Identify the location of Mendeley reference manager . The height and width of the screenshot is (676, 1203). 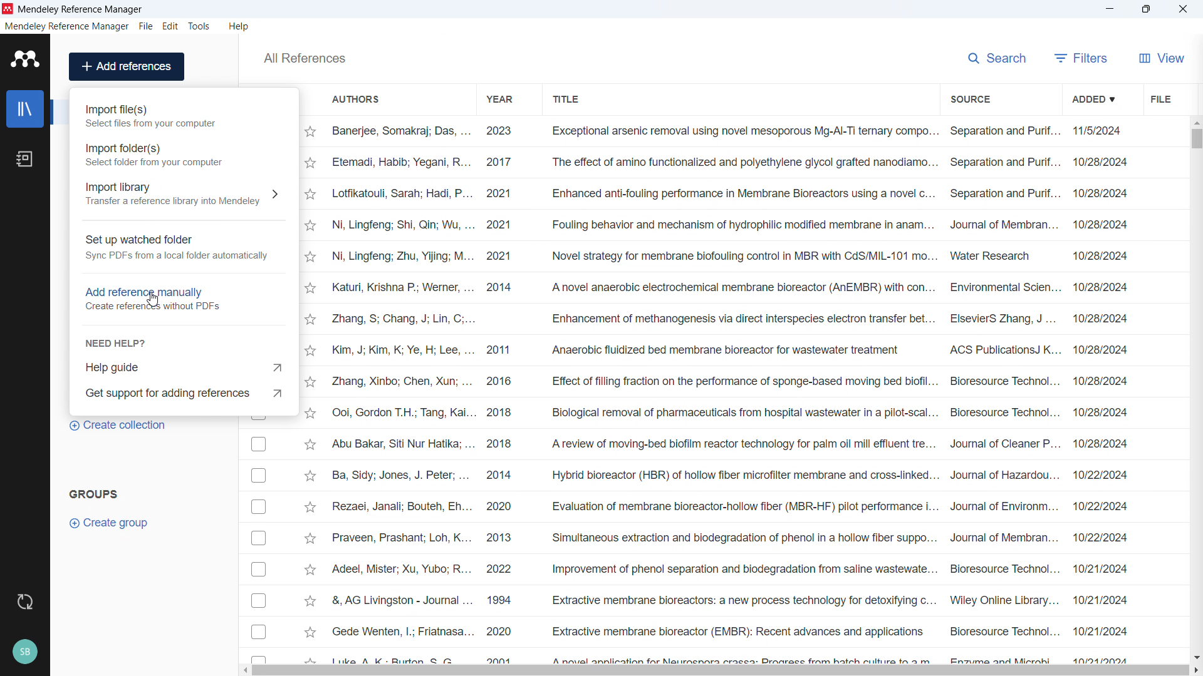
(67, 26).